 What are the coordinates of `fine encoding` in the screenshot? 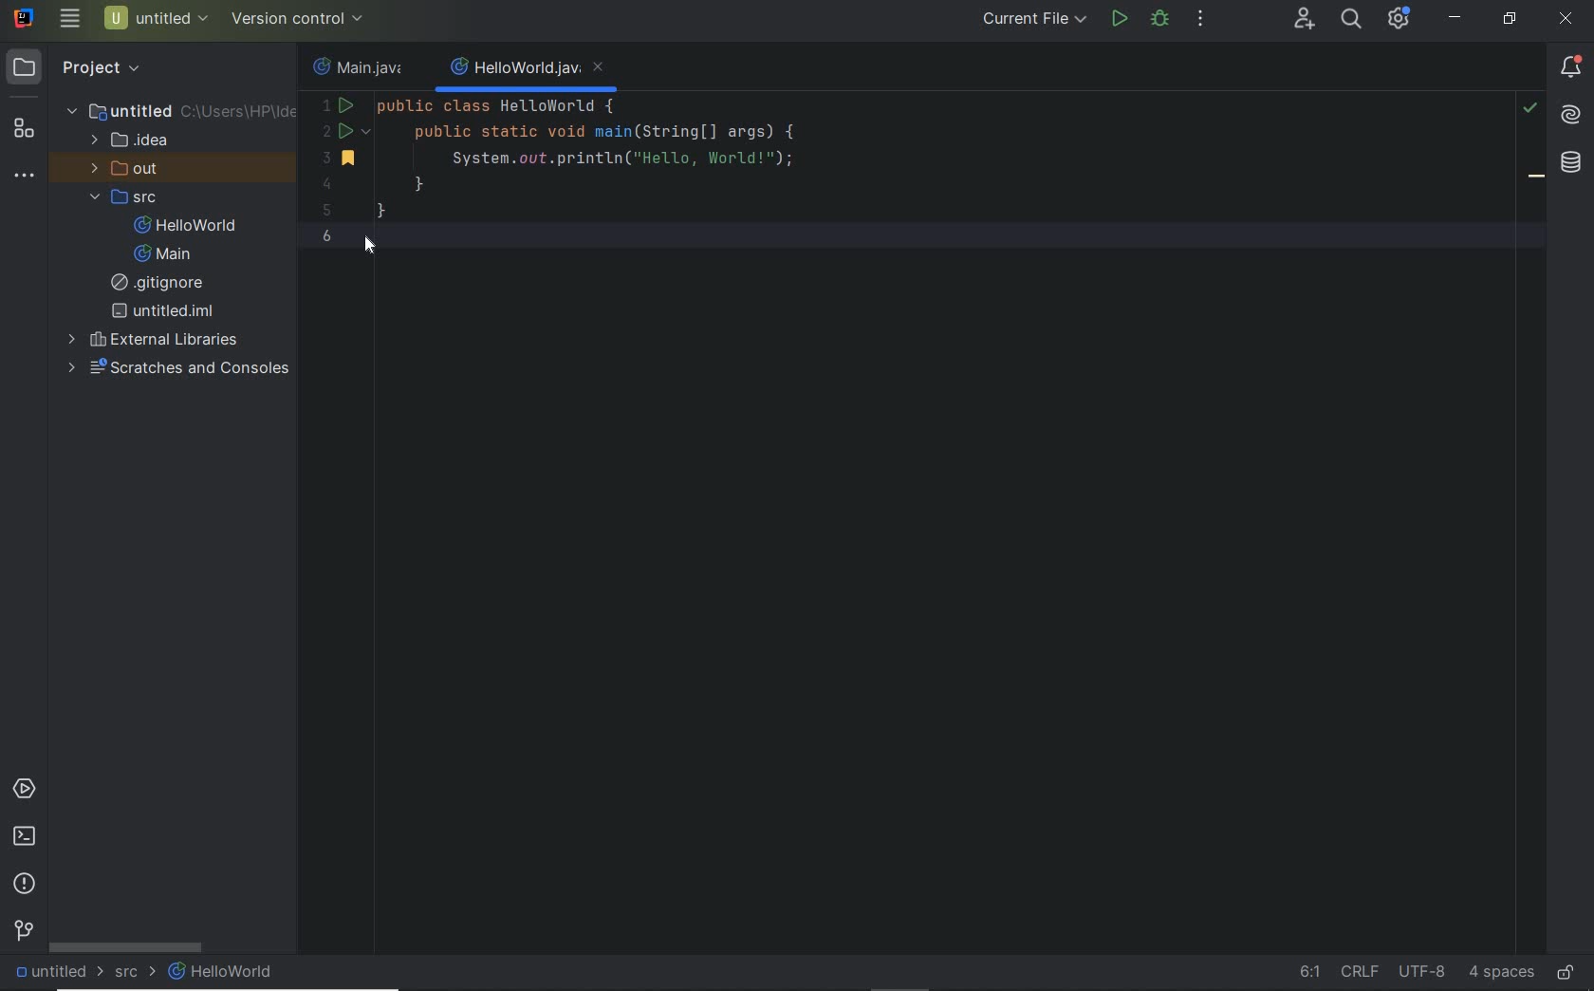 It's located at (1421, 974).